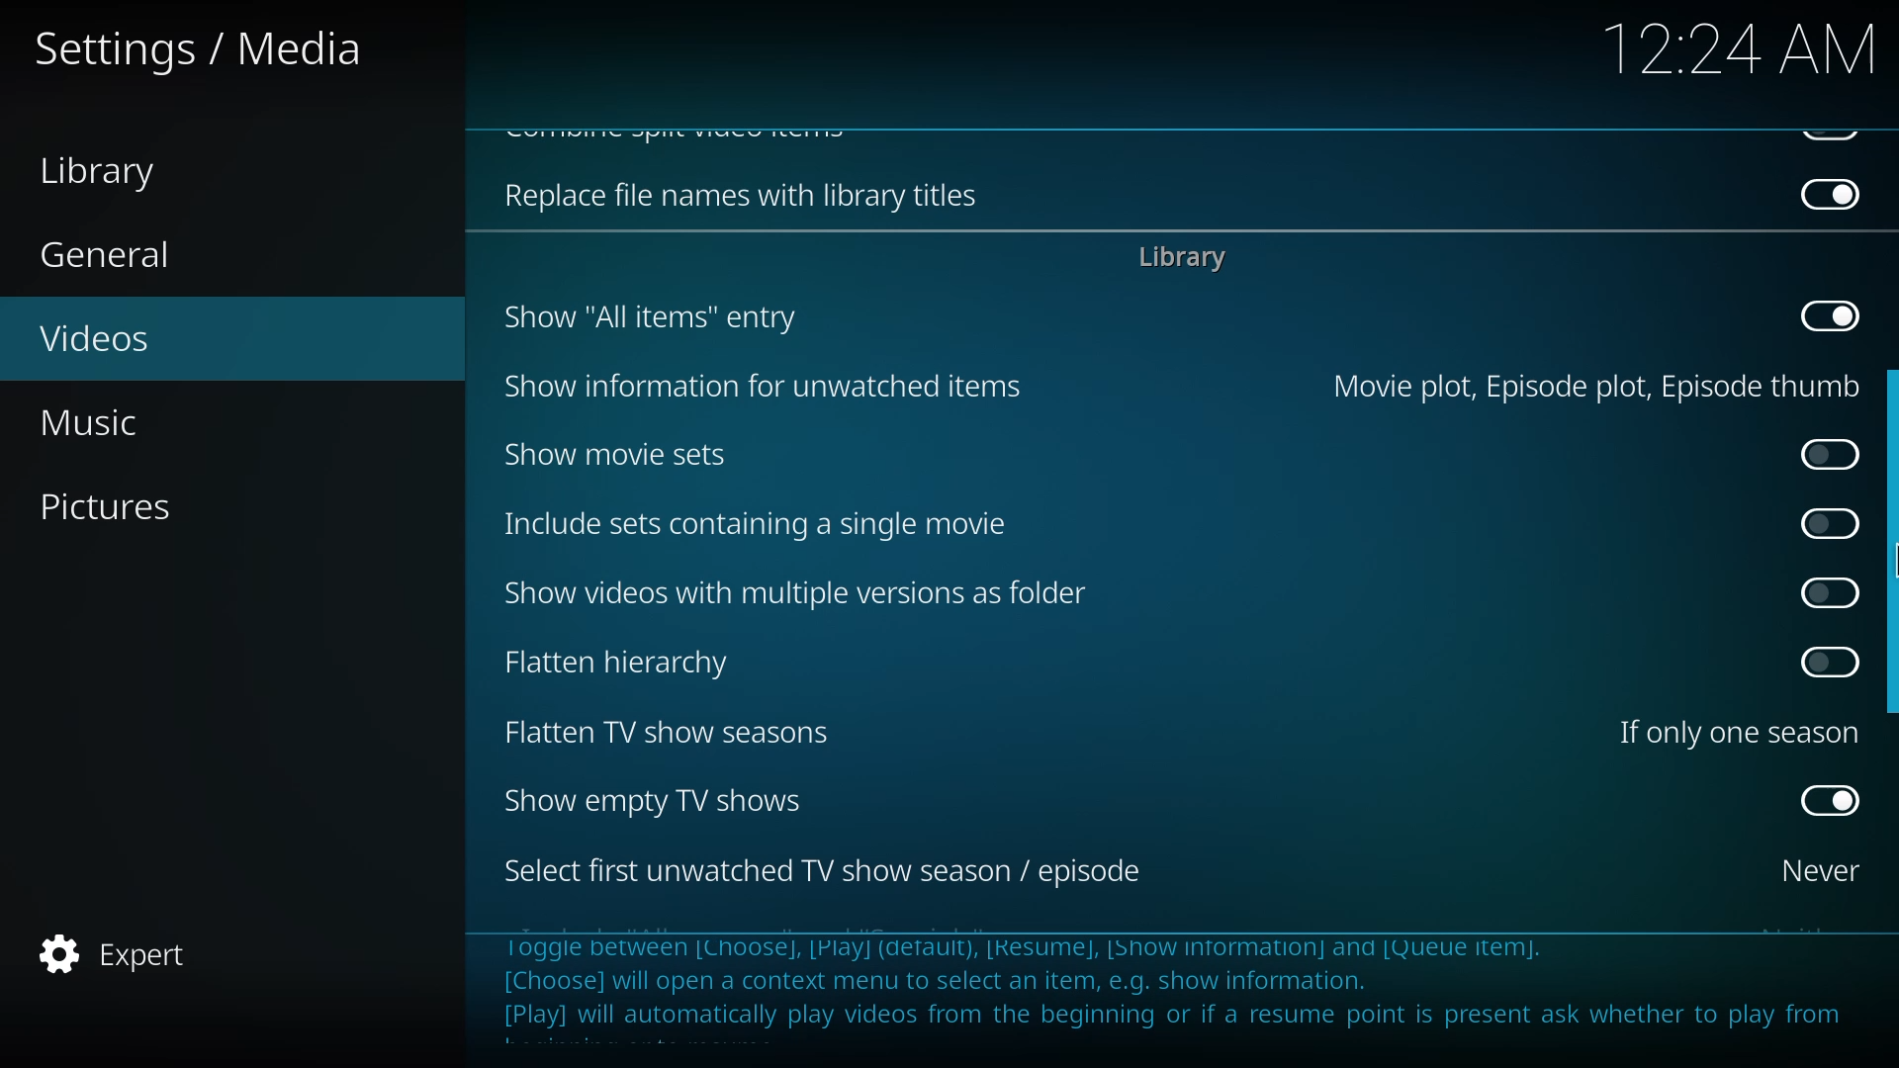  What do you see at coordinates (1737, 731) in the screenshot?
I see `one season` at bounding box center [1737, 731].